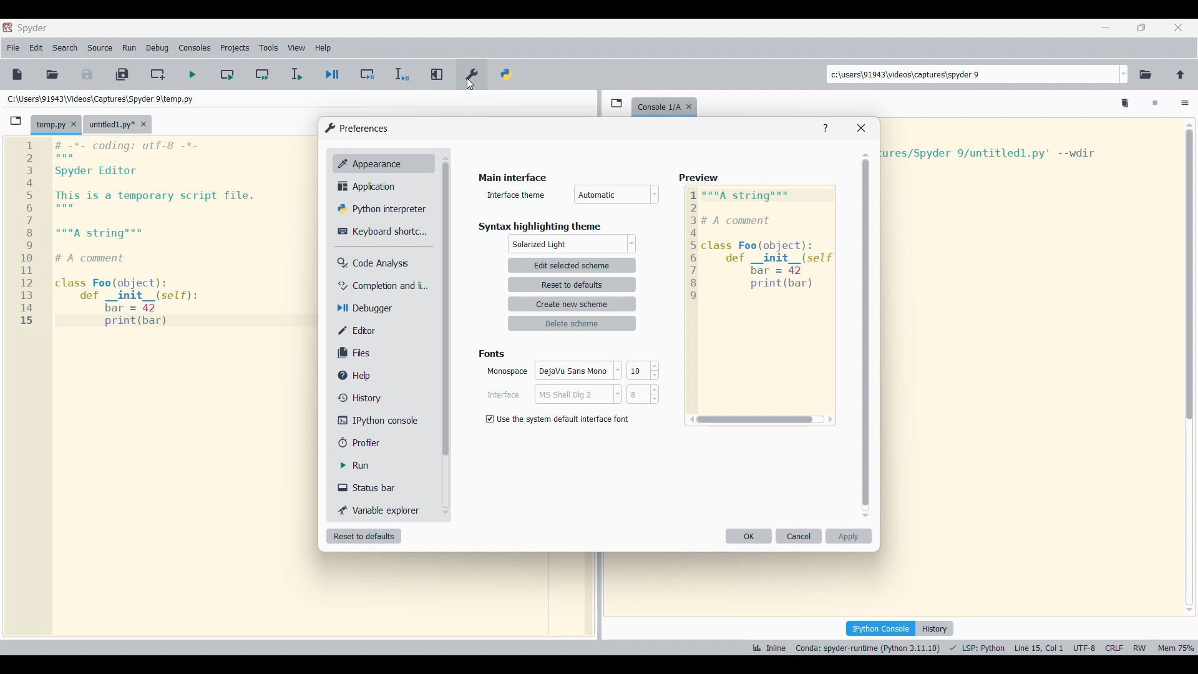 This screenshot has height=674, width=1198. I want to click on Options, so click(1185, 104).